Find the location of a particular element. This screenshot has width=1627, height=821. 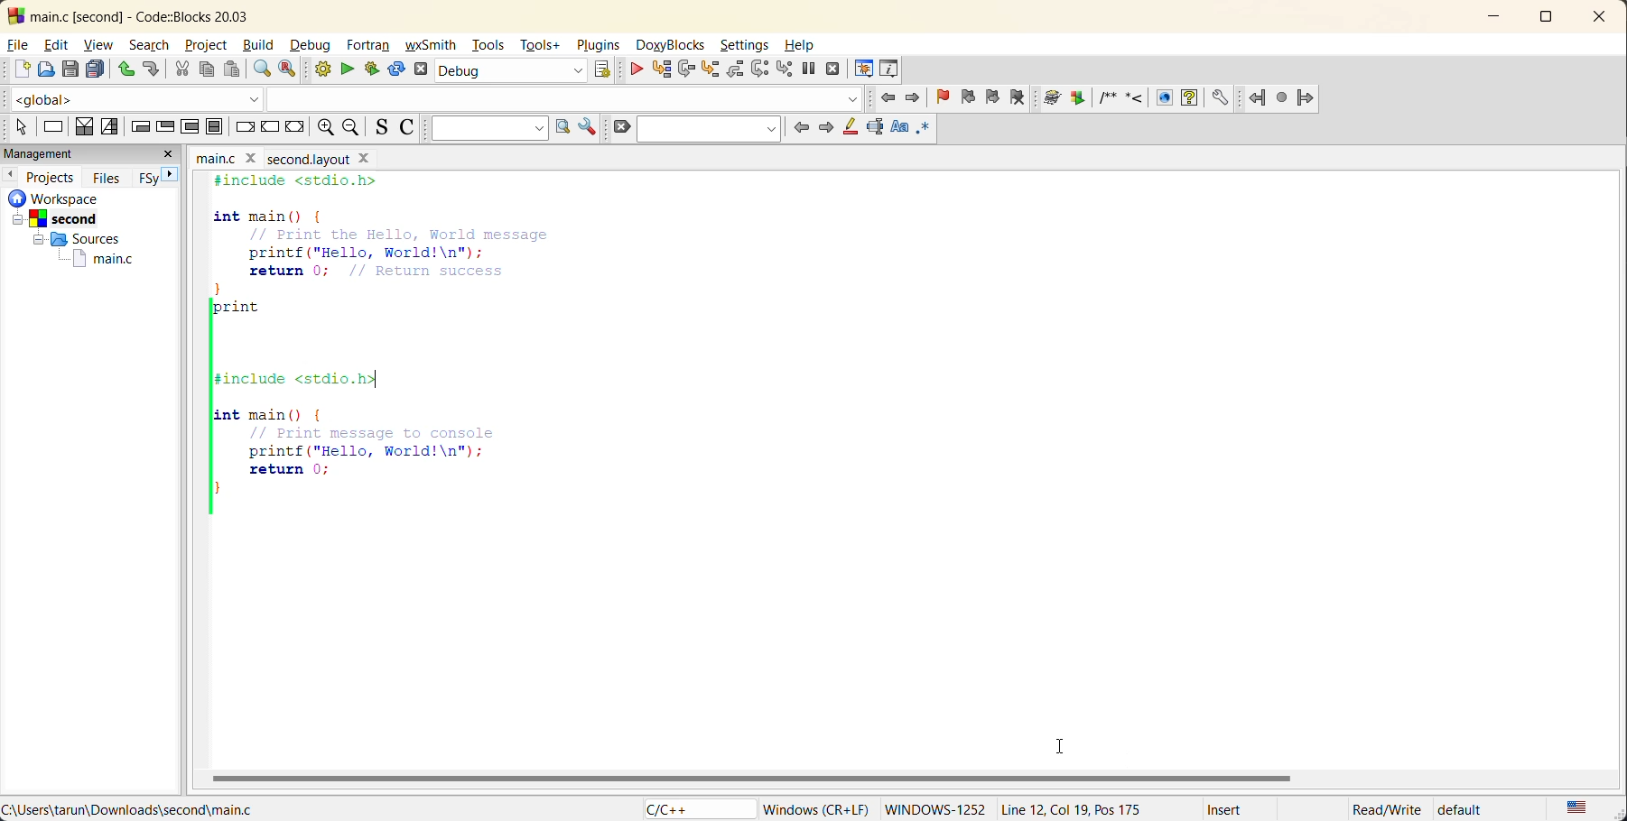

build target is located at coordinates (509, 69).